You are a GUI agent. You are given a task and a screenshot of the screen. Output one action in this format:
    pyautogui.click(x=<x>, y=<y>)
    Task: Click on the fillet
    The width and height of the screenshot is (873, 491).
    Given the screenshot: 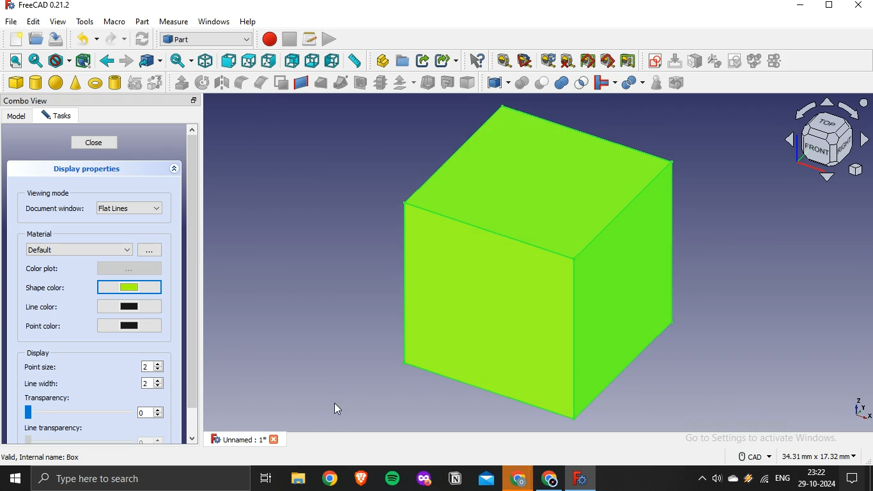 What is the action you would take?
    pyautogui.click(x=242, y=82)
    